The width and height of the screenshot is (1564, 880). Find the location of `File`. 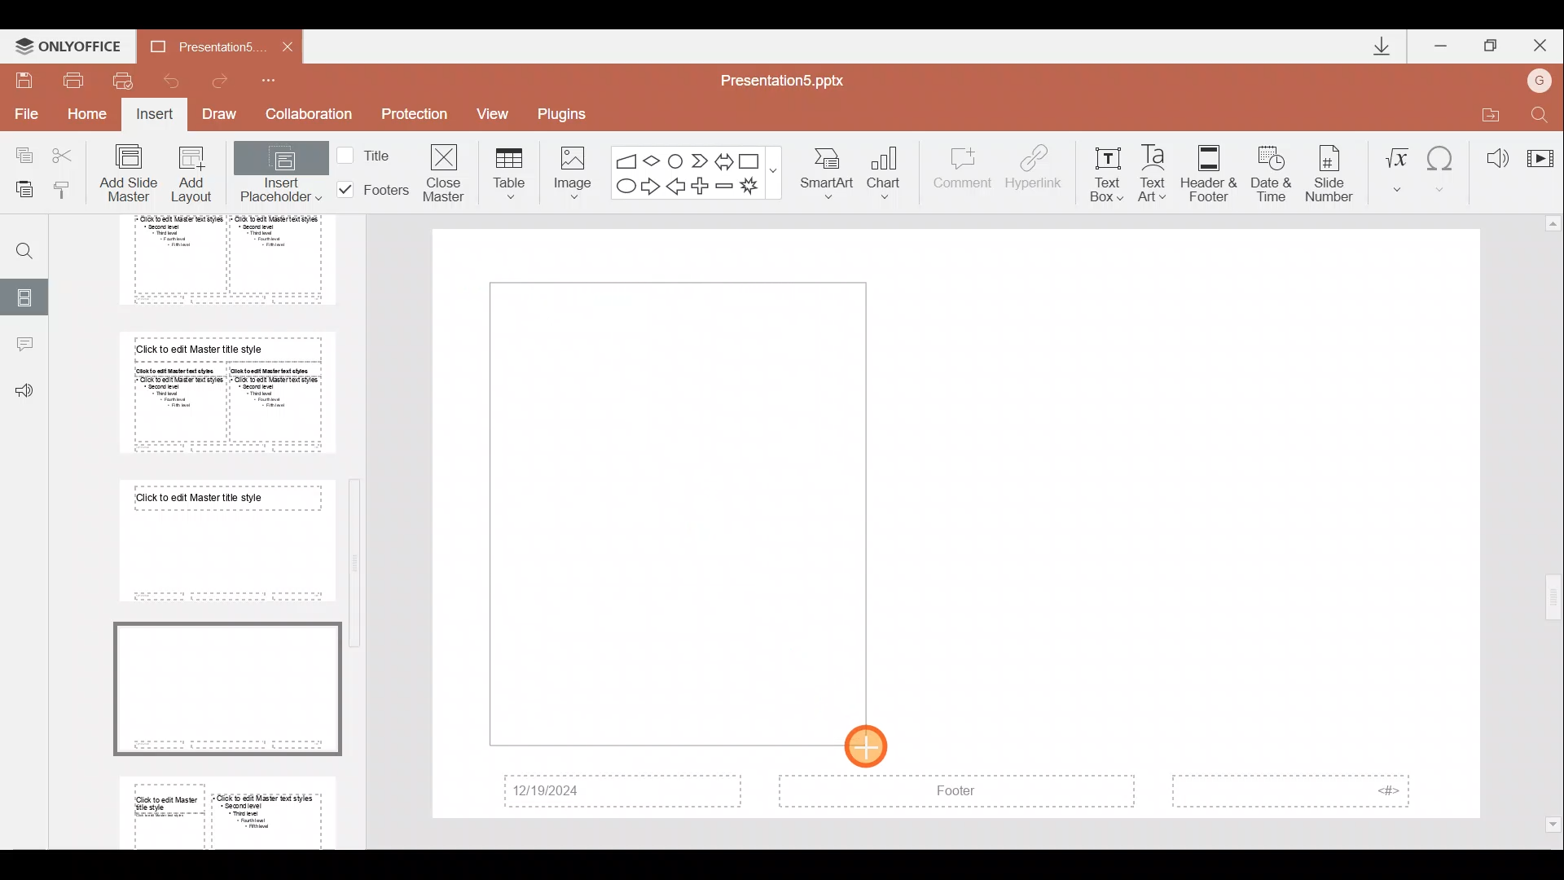

File is located at coordinates (24, 113).